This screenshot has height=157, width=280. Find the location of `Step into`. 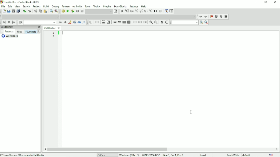

Step into is located at coordinates (136, 11).